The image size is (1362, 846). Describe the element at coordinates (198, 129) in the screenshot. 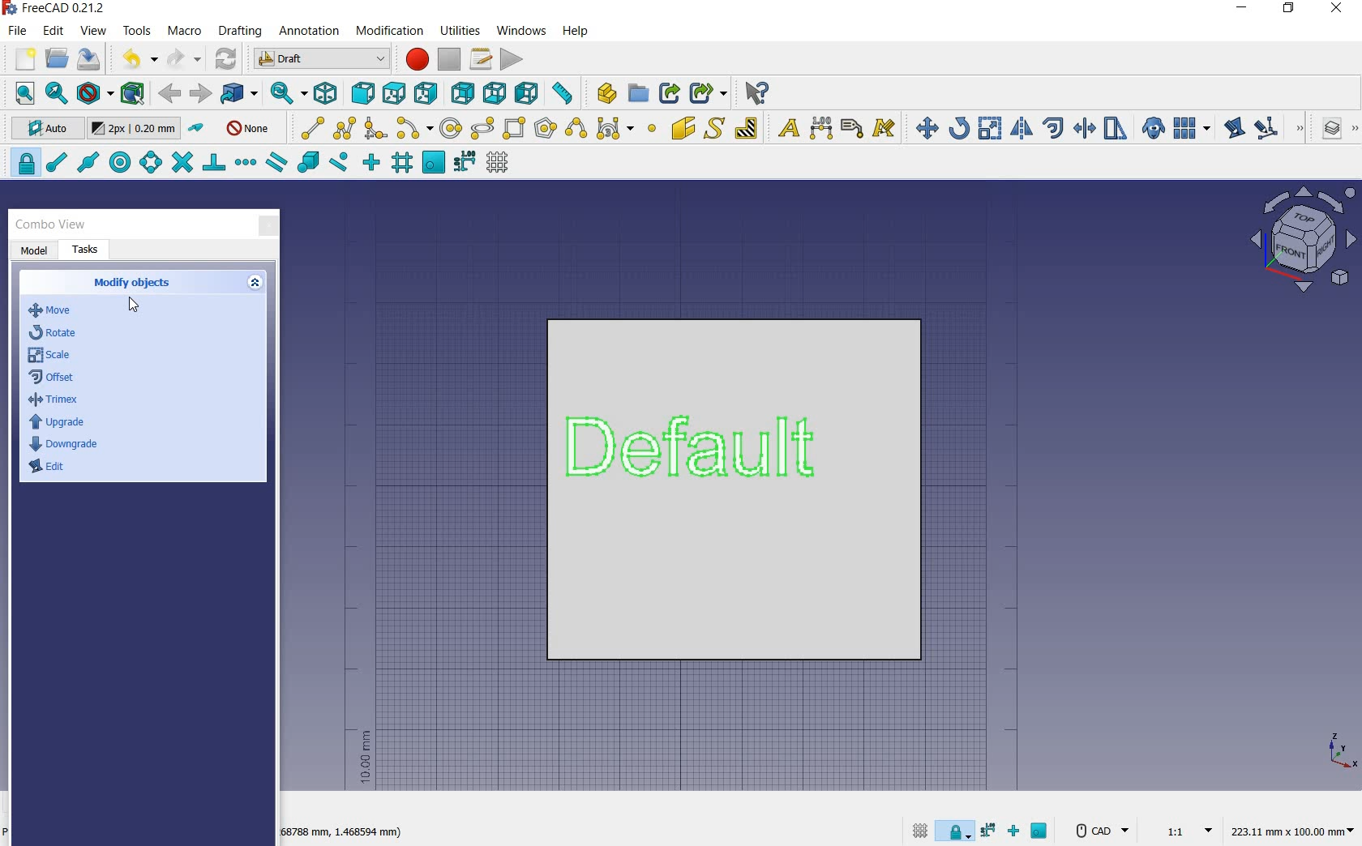

I see `toggle construction mode` at that location.